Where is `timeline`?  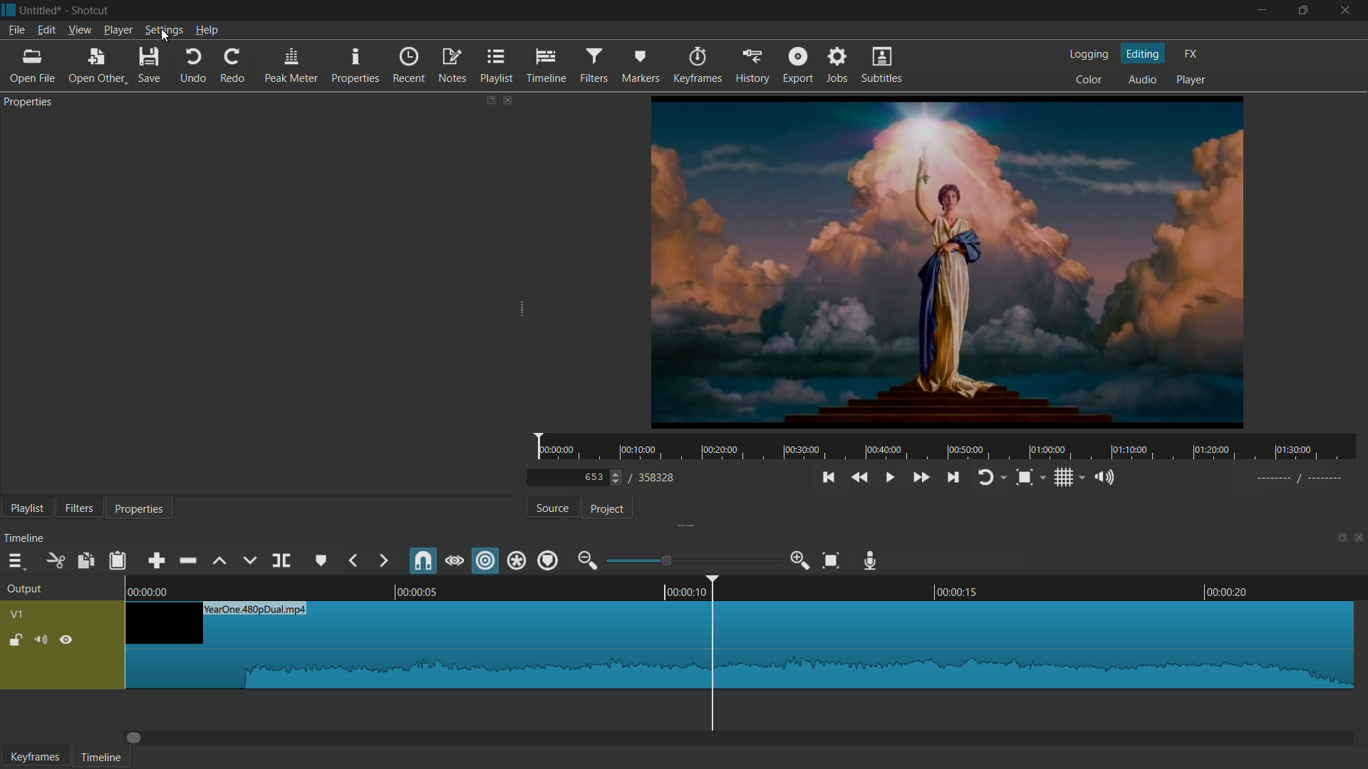
timeline is located at coordinates (24, 539).